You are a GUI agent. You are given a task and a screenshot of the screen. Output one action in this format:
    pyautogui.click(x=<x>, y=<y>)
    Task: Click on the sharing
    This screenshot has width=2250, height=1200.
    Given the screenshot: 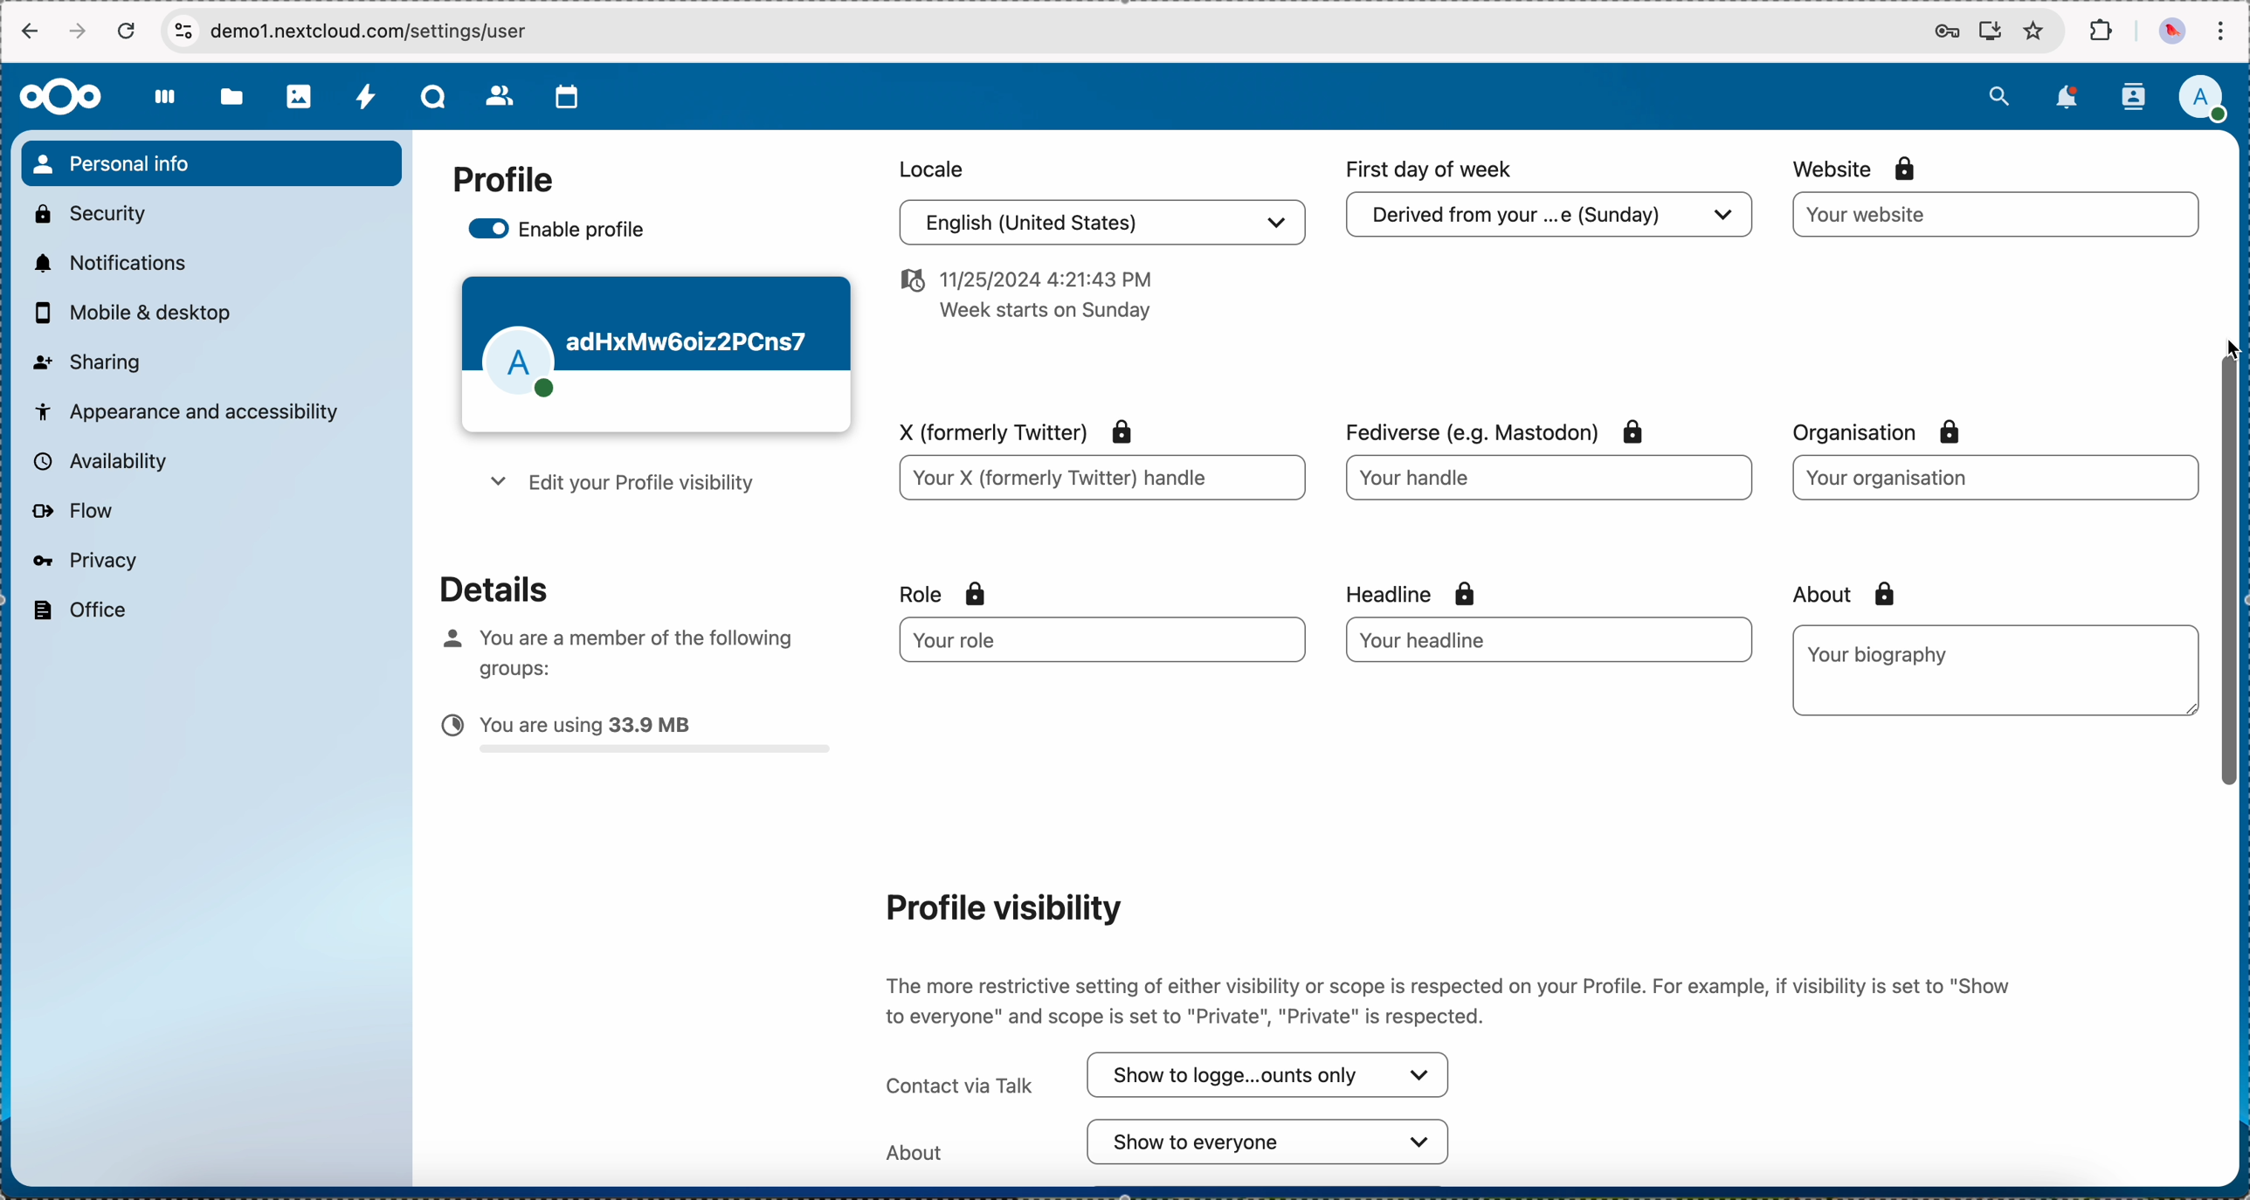 What is the action you would take?
    pyautogui.click(x=88, y=360)
    